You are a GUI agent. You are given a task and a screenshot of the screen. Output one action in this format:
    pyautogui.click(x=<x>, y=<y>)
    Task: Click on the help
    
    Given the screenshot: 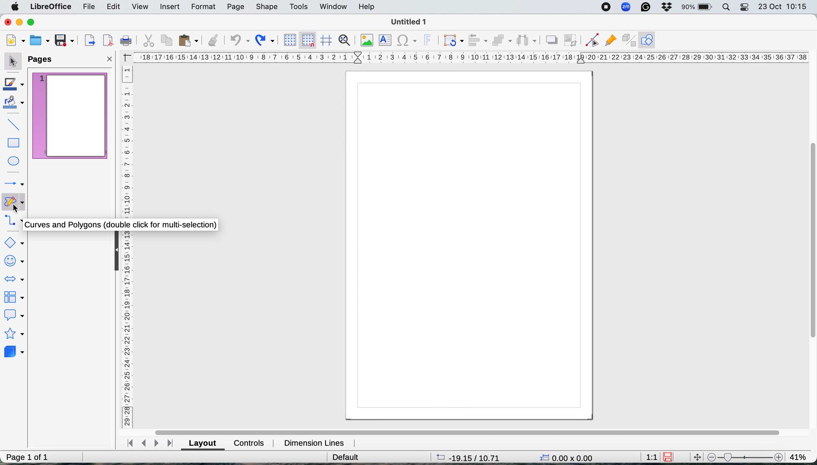 What is the action you would take?
    pyautogui.click(x=369, y=7)
    